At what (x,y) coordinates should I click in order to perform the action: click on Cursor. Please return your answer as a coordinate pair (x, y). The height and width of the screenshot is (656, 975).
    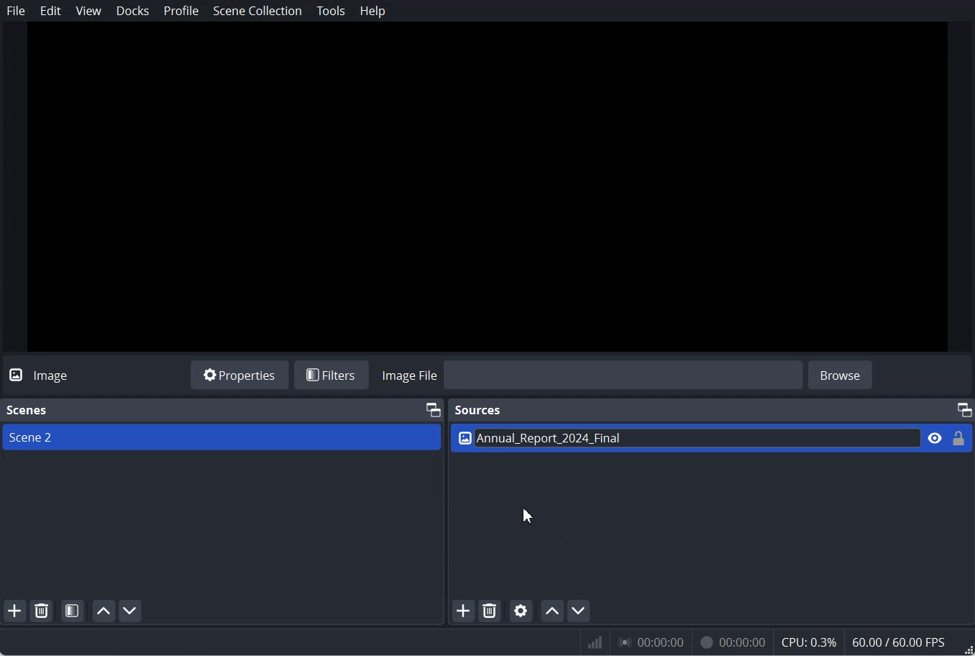
    Looking at the image, I should click on (528, 515).